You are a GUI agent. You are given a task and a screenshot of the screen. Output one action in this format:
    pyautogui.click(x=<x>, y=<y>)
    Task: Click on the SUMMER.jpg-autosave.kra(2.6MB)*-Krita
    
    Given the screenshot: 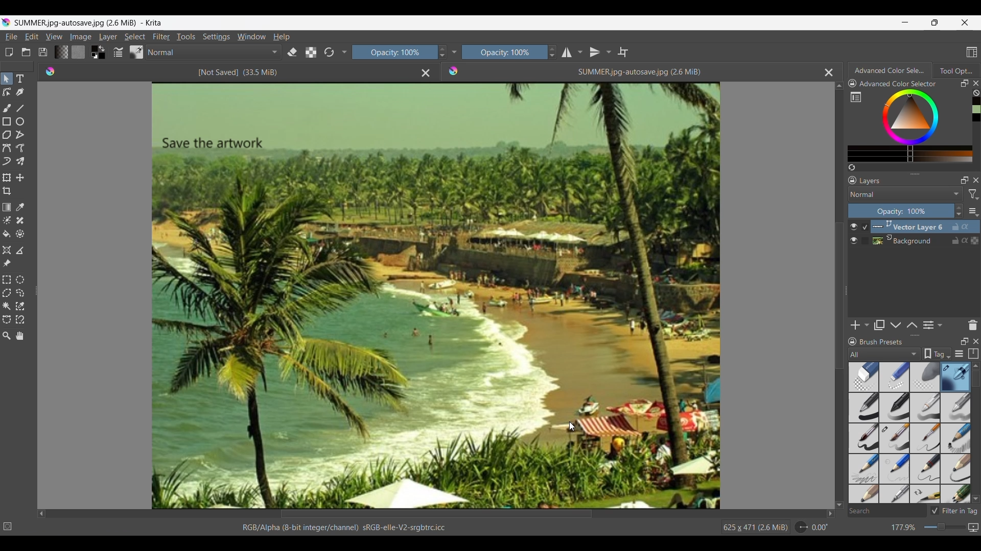 What is the action you would take?
    pyautogui.click(x=92, y=21)
    